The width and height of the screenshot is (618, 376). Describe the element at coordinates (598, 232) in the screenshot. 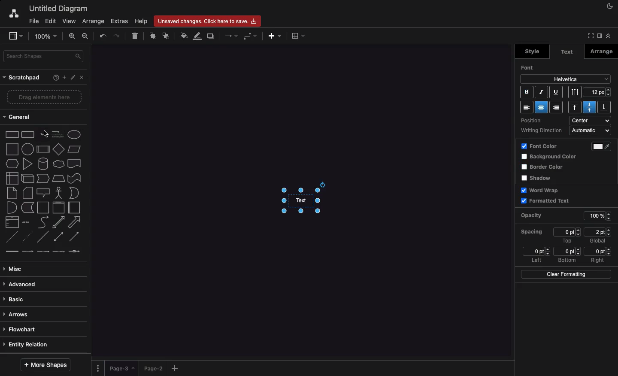

I see `2 pt` at that location.